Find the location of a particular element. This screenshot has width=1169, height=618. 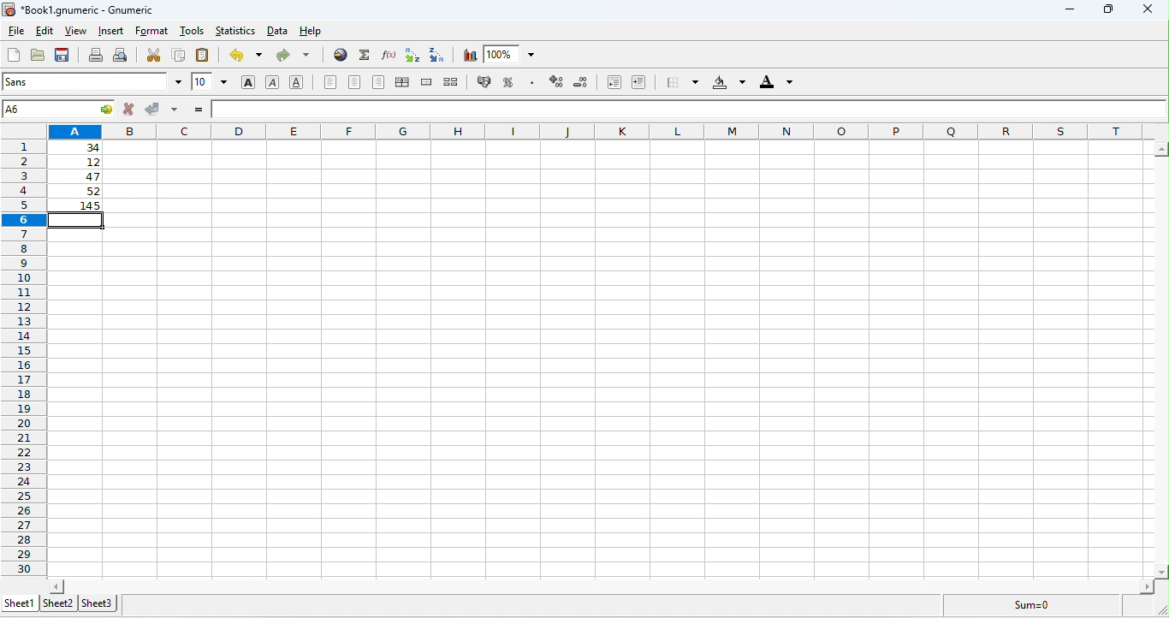

title is located at coordinates (77, 10).